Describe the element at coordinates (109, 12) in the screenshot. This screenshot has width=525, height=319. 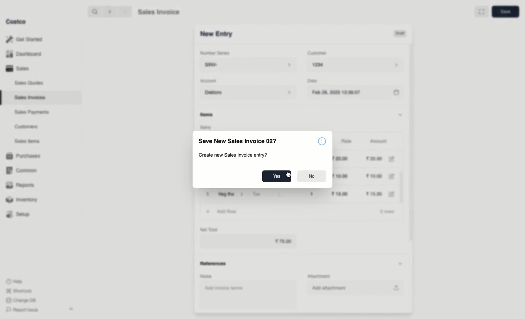
I see `Back` at that location.